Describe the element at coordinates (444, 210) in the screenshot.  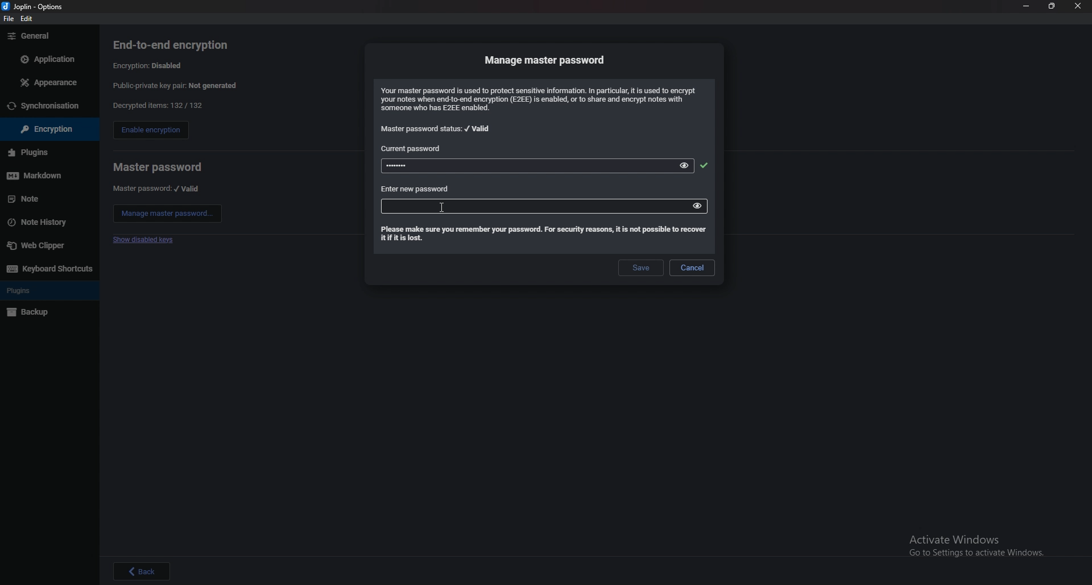
I see `cursor` at that location.